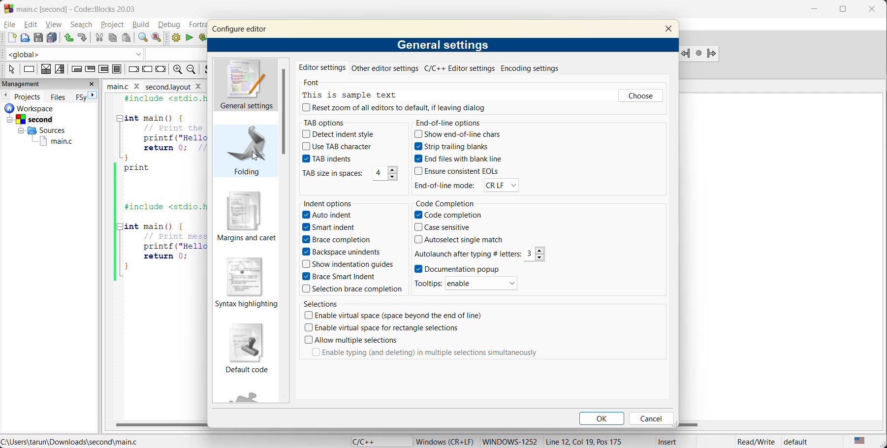 Image resolution: width=887 pixels, height=448 pixels. What do you see at coordinates (466, 185) in the screenshot?
I see `end of line mode` at bounding box center [466, 185].